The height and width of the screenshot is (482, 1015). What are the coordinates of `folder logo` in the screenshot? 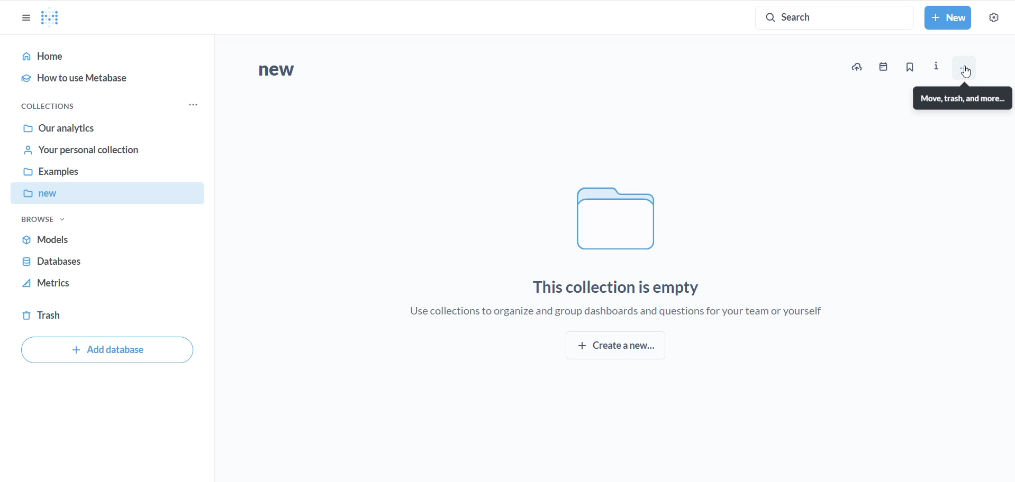 It's located at (617, 216).